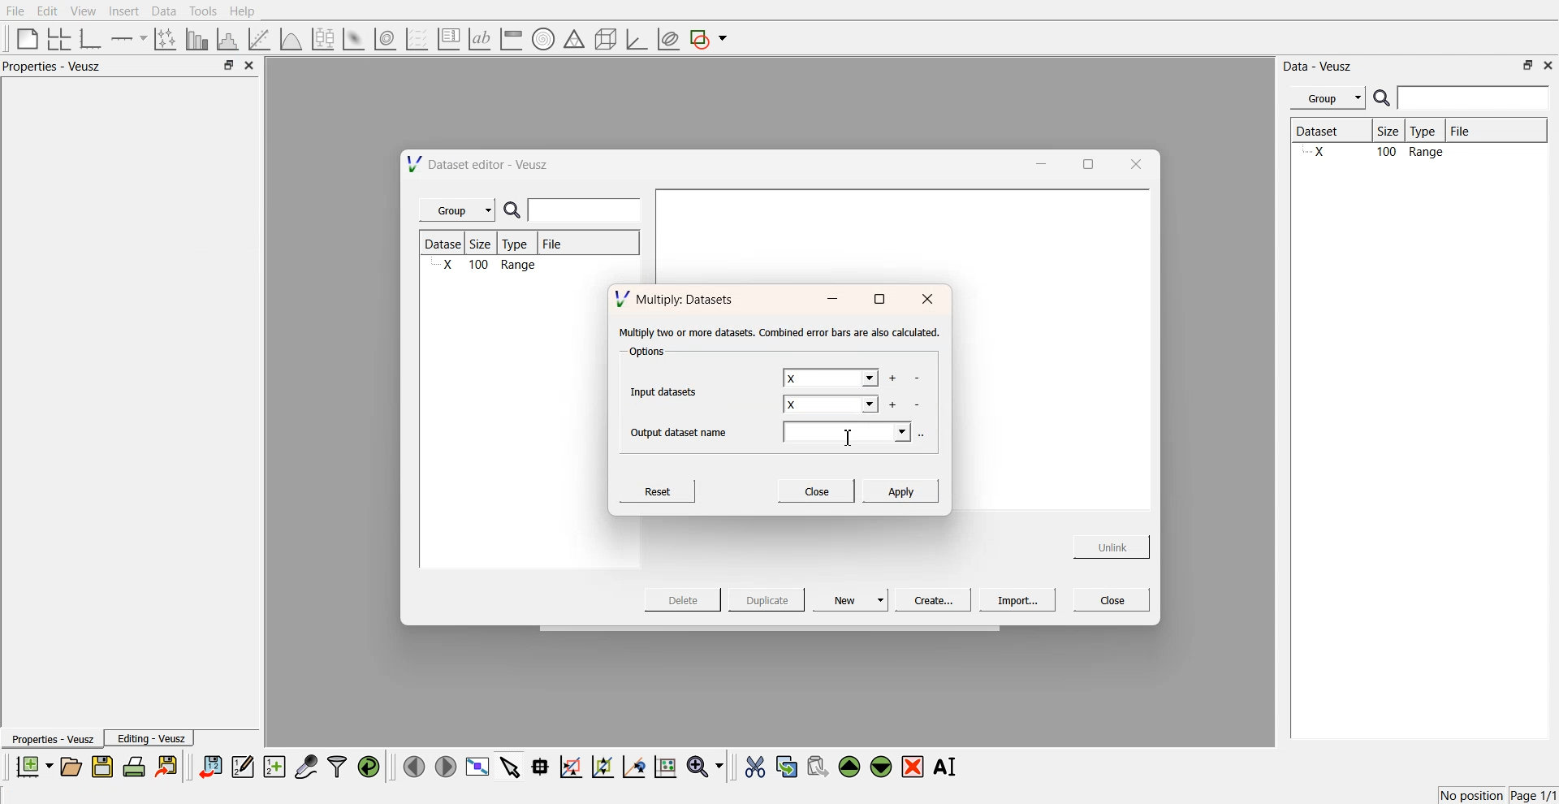 The width and height of the screenshot is (1559, 804). Describe the element at coordinates (831, 300) in the screenshot. I see `minimise` at that location.